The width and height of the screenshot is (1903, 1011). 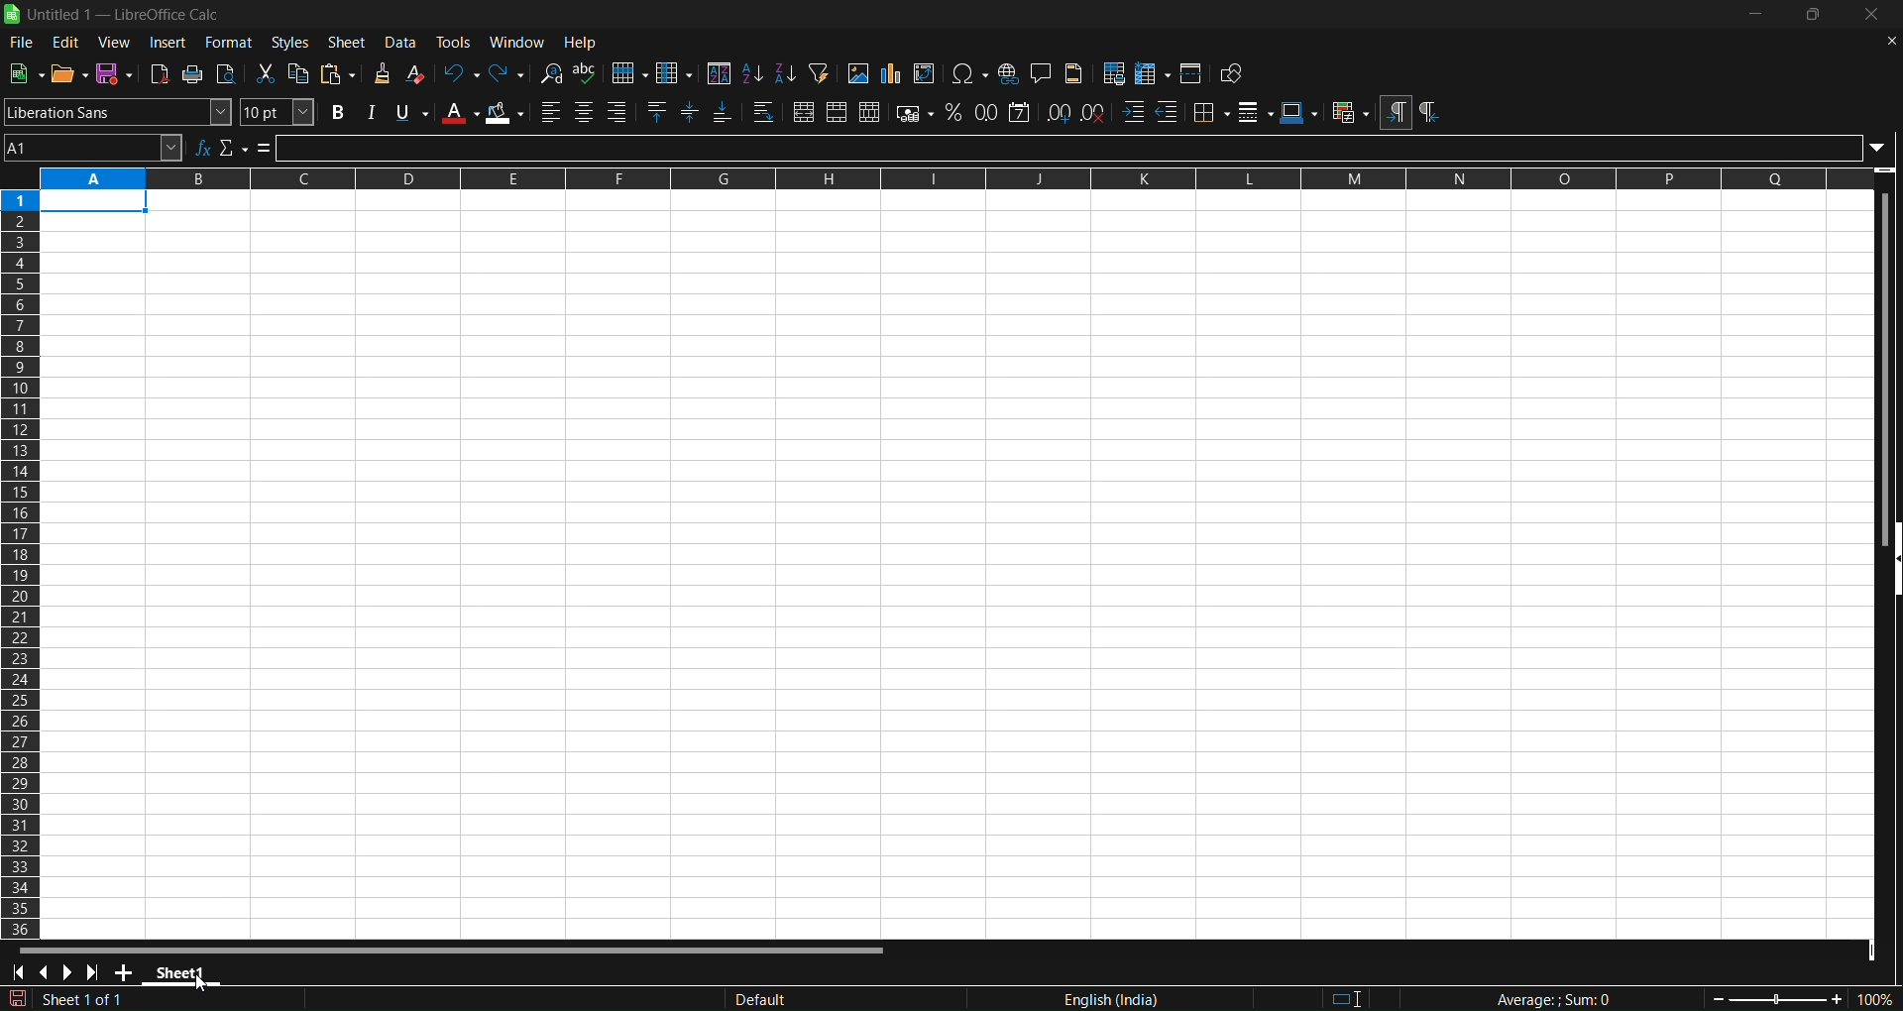 What do you see at coordinates (586, 73) in the screenshot?
I see `spelling` at bounding box center [586, 73].